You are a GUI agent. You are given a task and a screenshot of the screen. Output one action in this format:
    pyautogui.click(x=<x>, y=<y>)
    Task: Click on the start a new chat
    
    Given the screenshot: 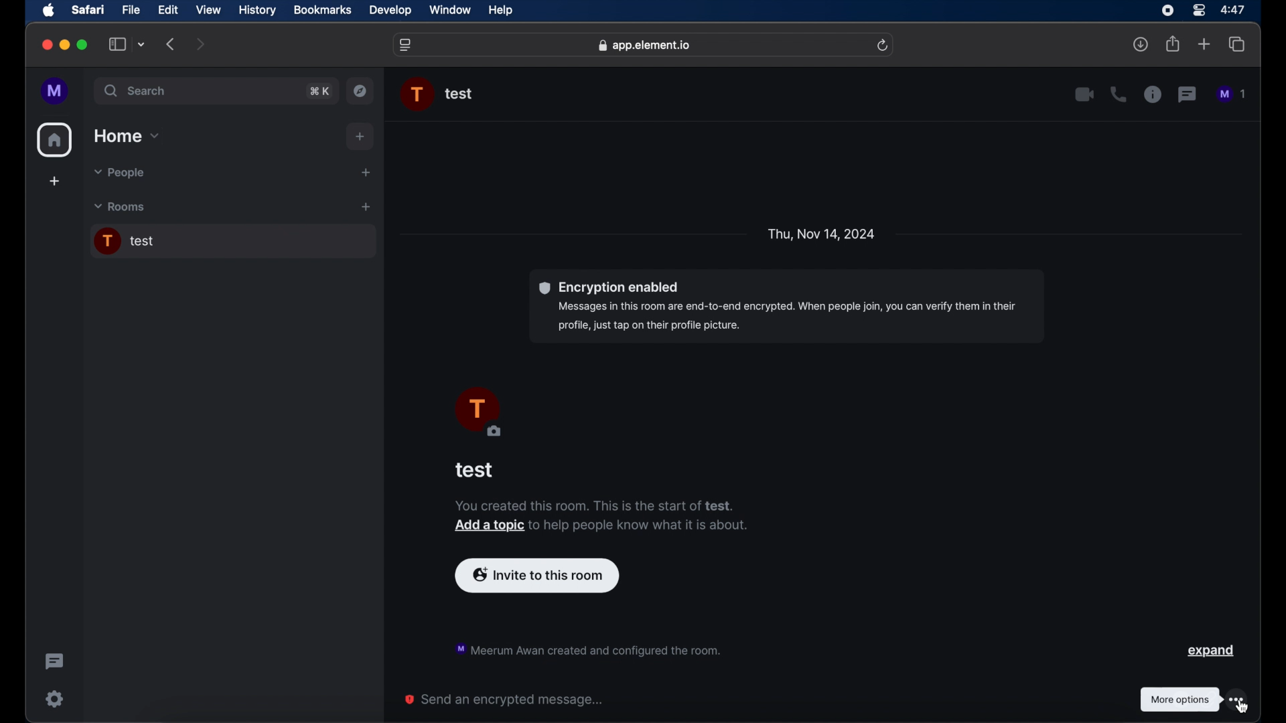 What is the action you would take?
    pyautogui.click(x=366, y=172)
    